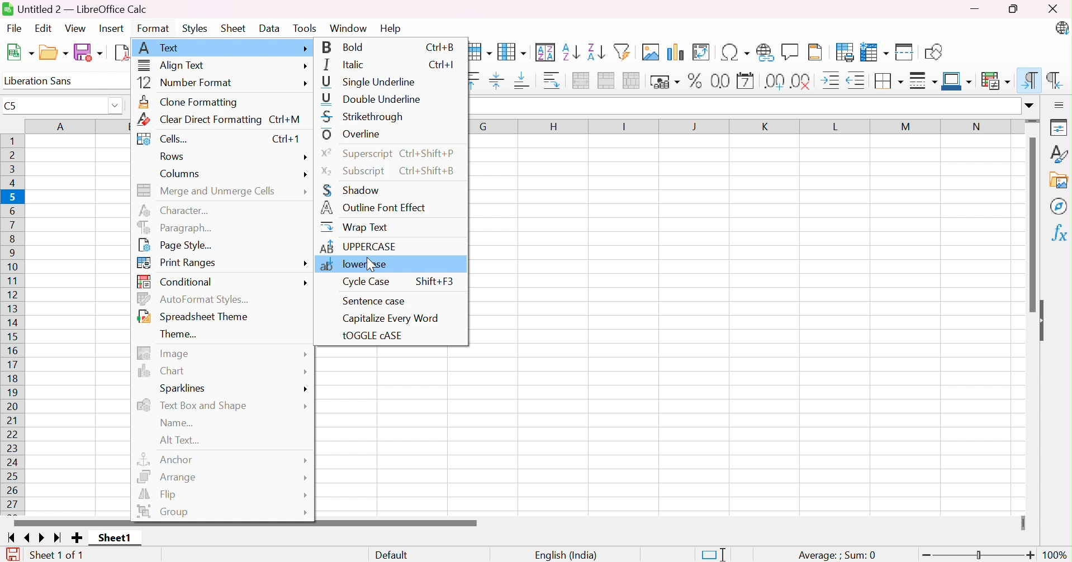 The height and width of the screenshot is (562, 1072). What do you see at coordinates (776, 81) in the screenshot?
I see `Add Decimal Place` at bounding box center [776, 81].